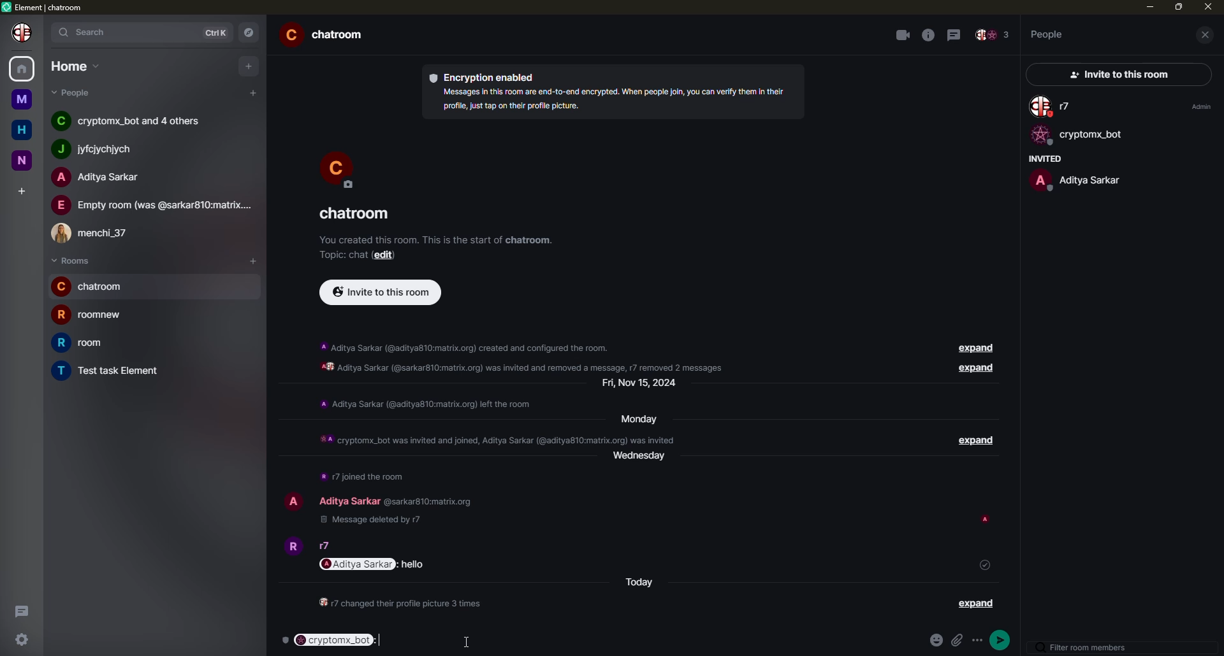  I want to click on mentioned, so click(325, 640).